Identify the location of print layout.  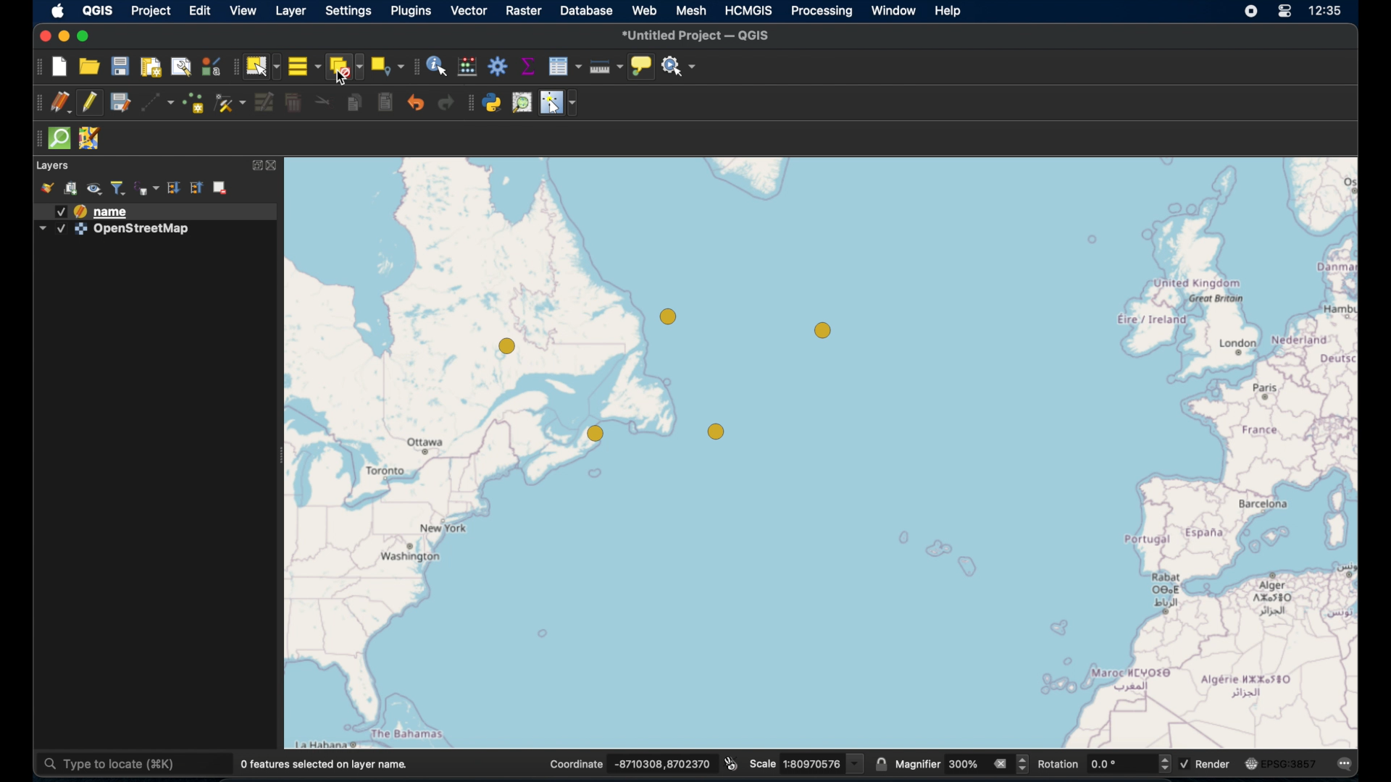
(149, 67).